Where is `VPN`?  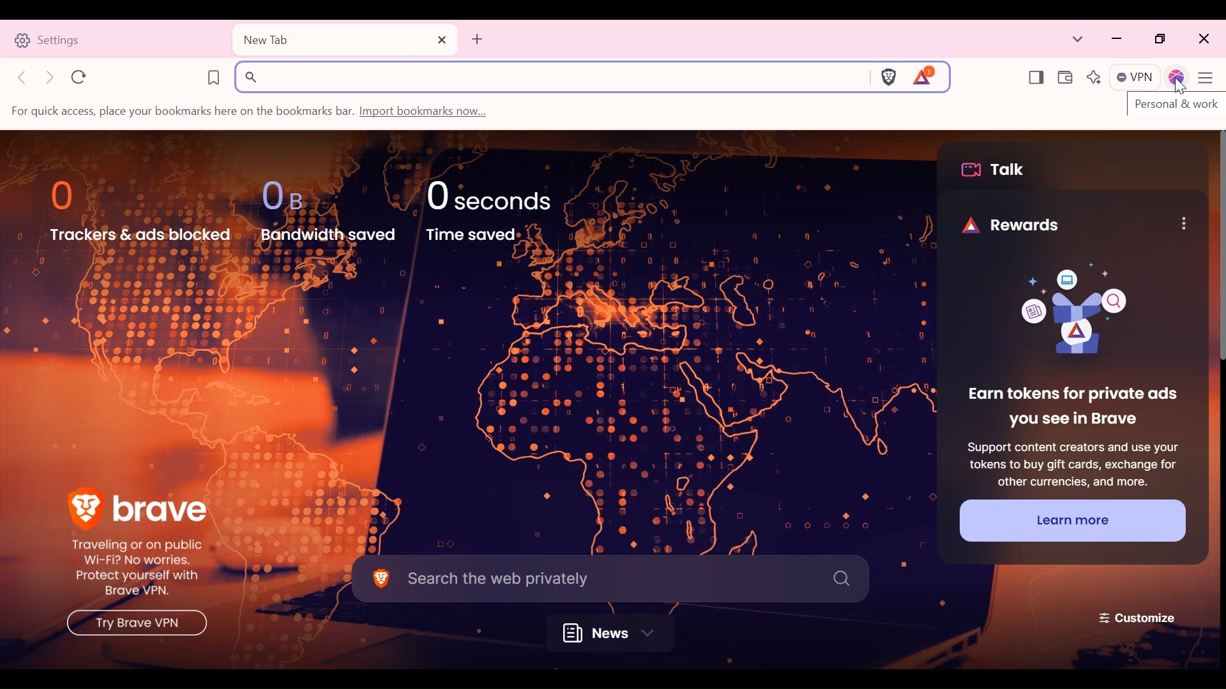
VPN is located at coordinates (1136, 78).